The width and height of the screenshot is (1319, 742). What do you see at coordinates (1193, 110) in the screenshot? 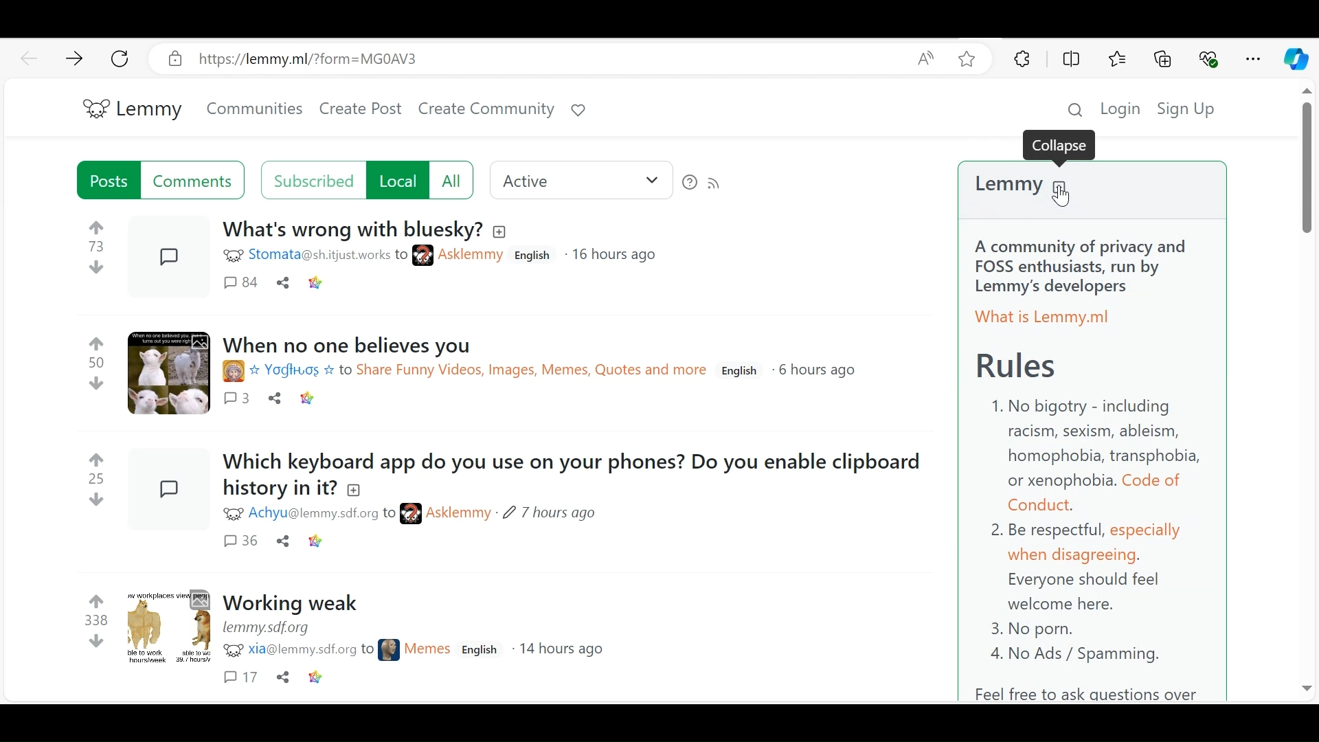
I see `Sign Up` at bounding box center [1193, 110].